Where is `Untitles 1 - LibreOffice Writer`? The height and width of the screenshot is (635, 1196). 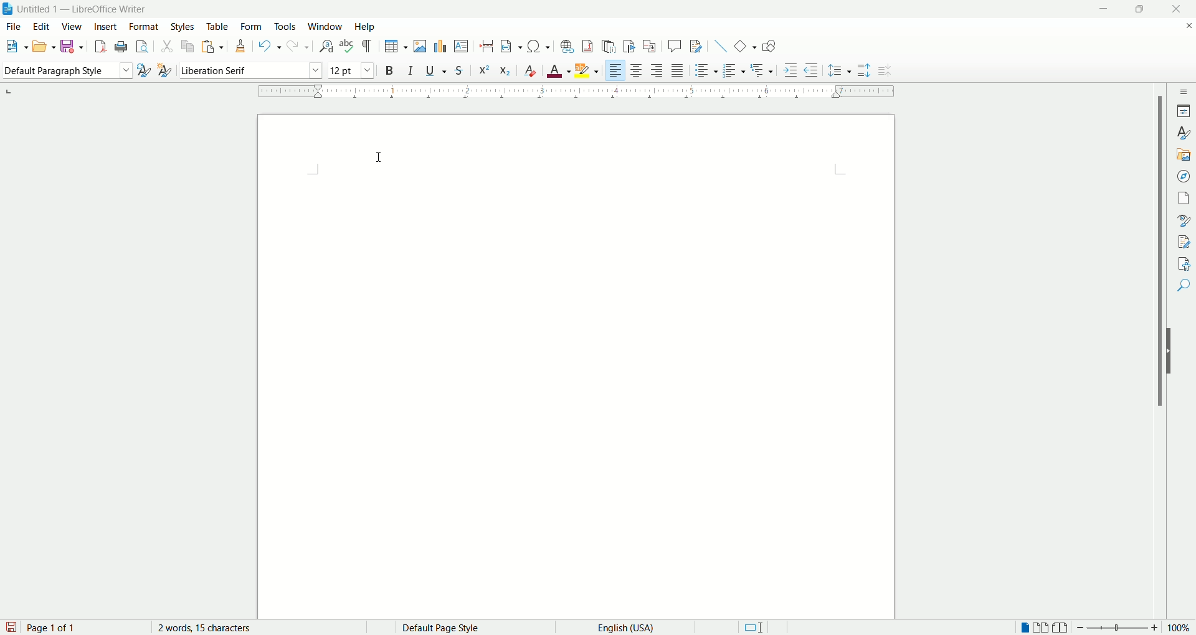 Untitles 1 - LibreOffice Writer is located at coordinates (85, 7).